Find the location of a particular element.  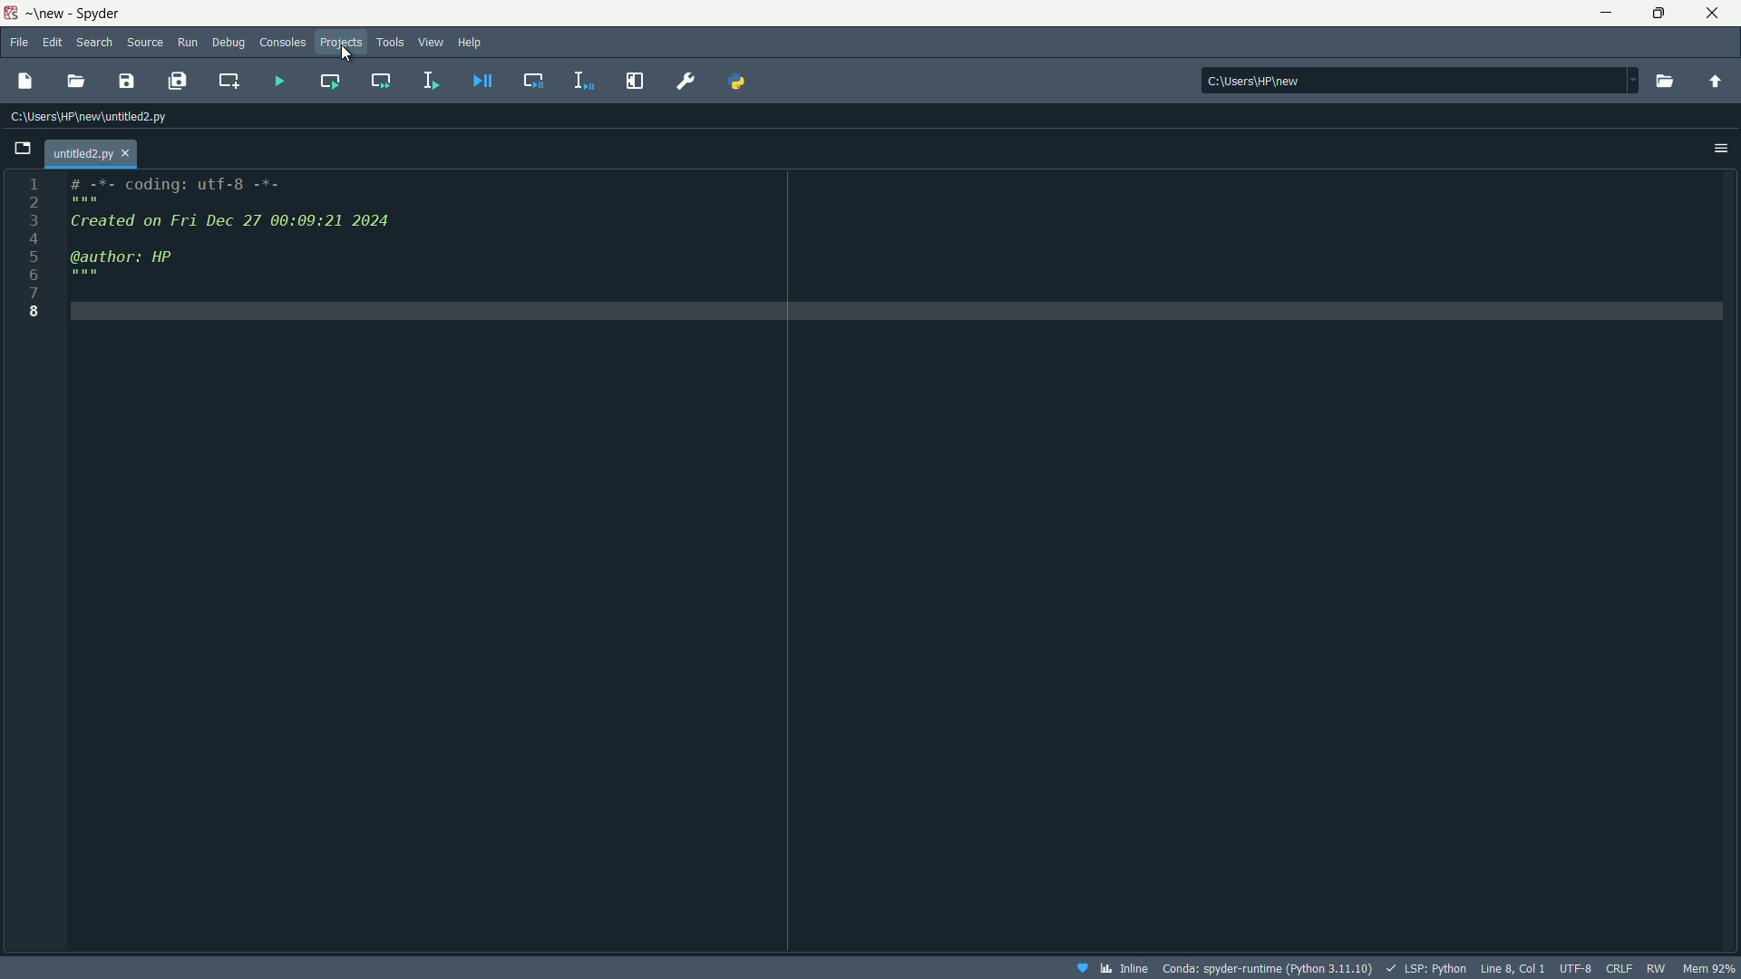

line numbers is located at coordinates (34, 248).